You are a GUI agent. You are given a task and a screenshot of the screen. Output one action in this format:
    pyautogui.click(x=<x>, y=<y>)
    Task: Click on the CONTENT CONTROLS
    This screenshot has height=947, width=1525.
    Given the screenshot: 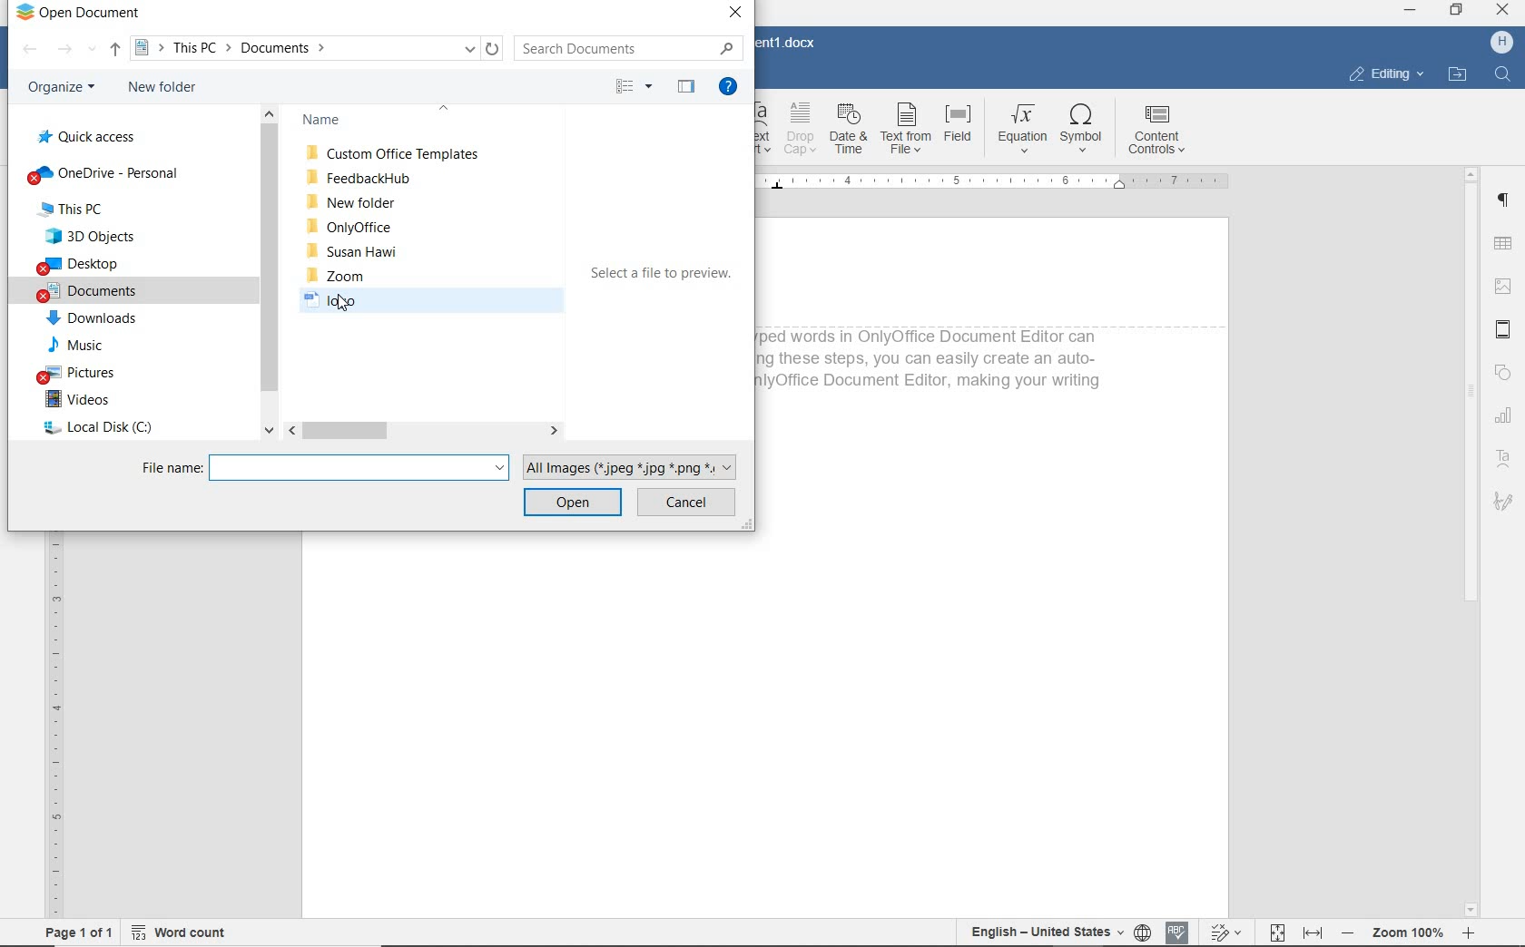 What is the action you would take?
    pyautogui.click(x=1160, y=131)
    